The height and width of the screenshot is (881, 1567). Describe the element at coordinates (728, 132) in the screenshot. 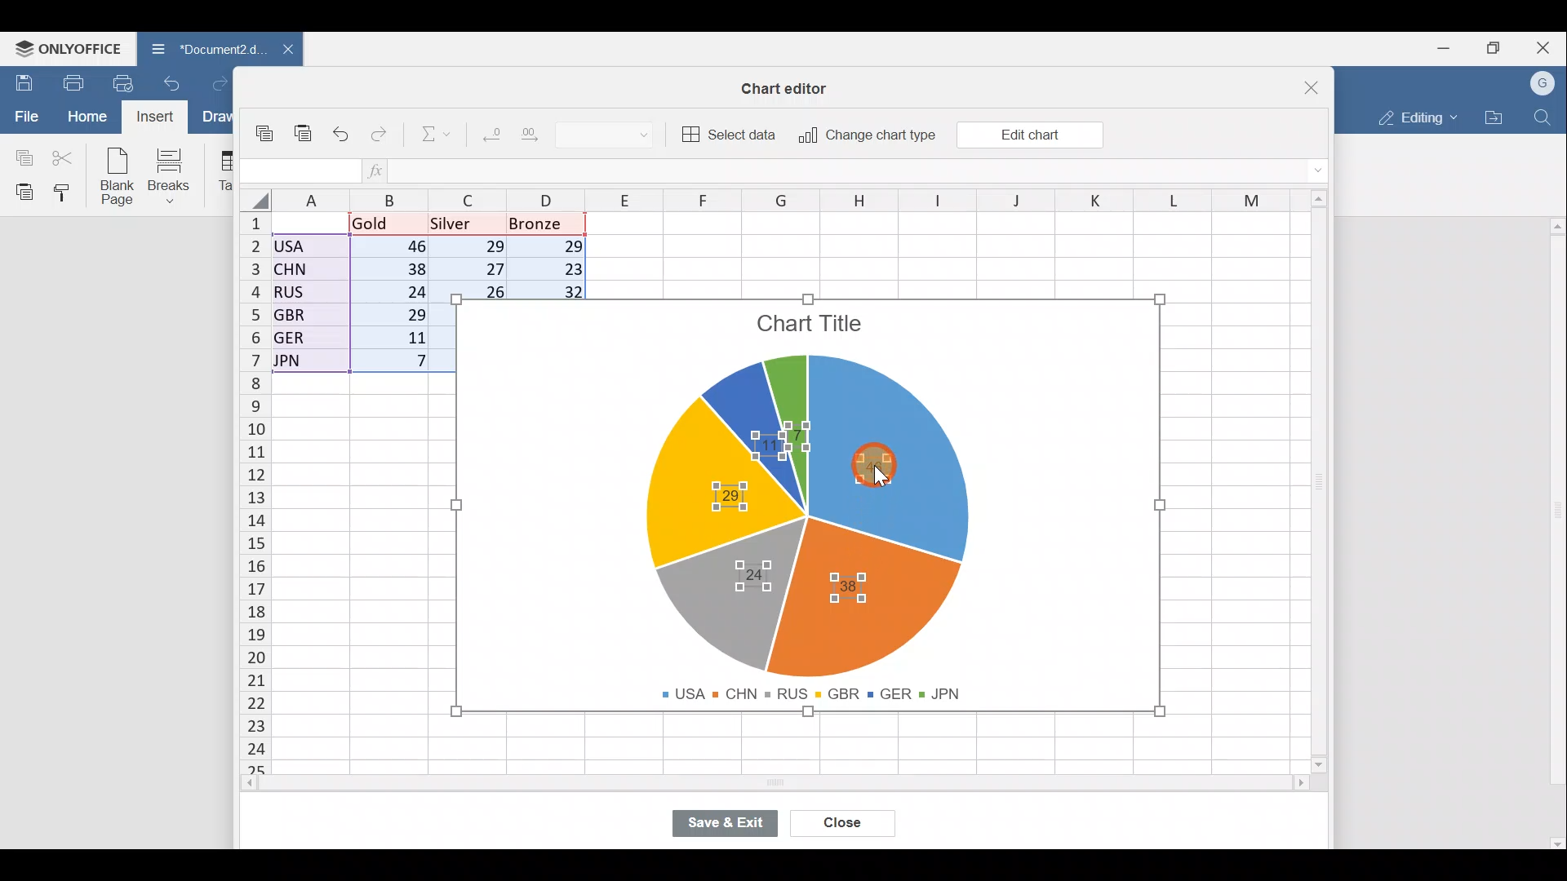

I see `Select data` at that location.